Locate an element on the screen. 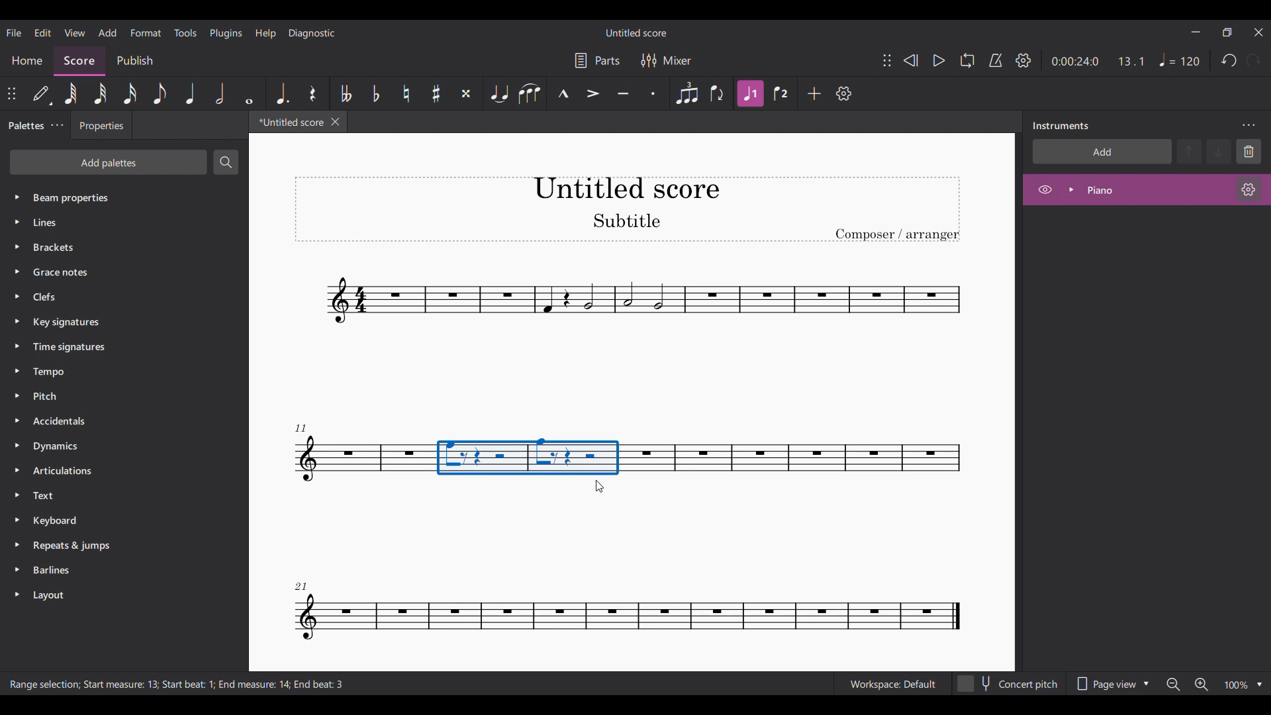  Mixer settings is located at coordinates (667, 60).